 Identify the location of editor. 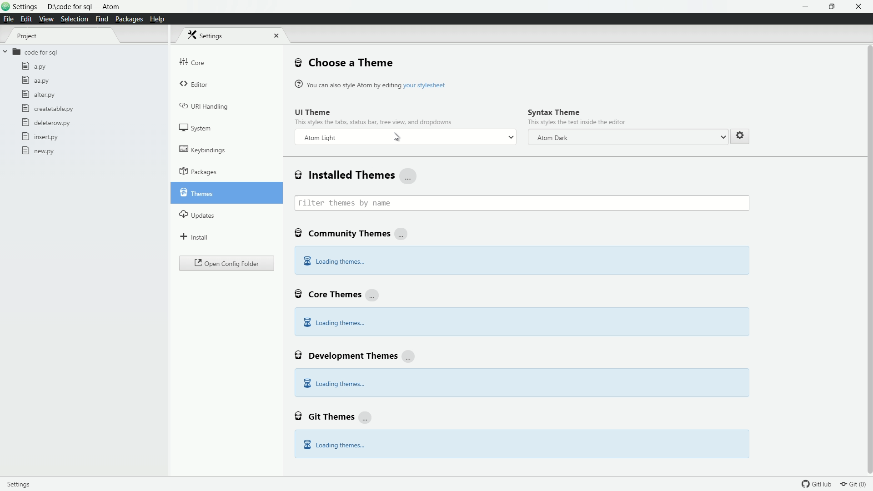
(195, 85).